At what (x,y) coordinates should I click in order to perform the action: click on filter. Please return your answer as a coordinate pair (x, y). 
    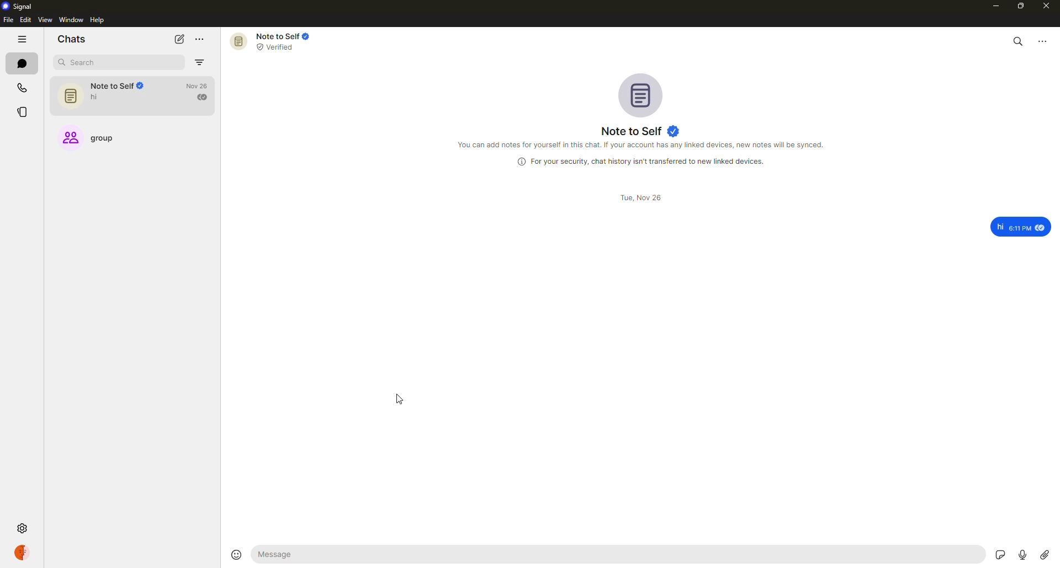
    Looking at the image, I should click on (200, 63).